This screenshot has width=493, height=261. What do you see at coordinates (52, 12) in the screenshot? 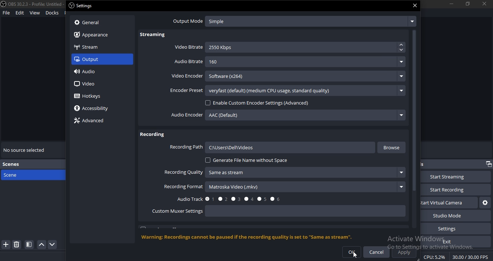
I see `docks` at bounding box center [52, 12].